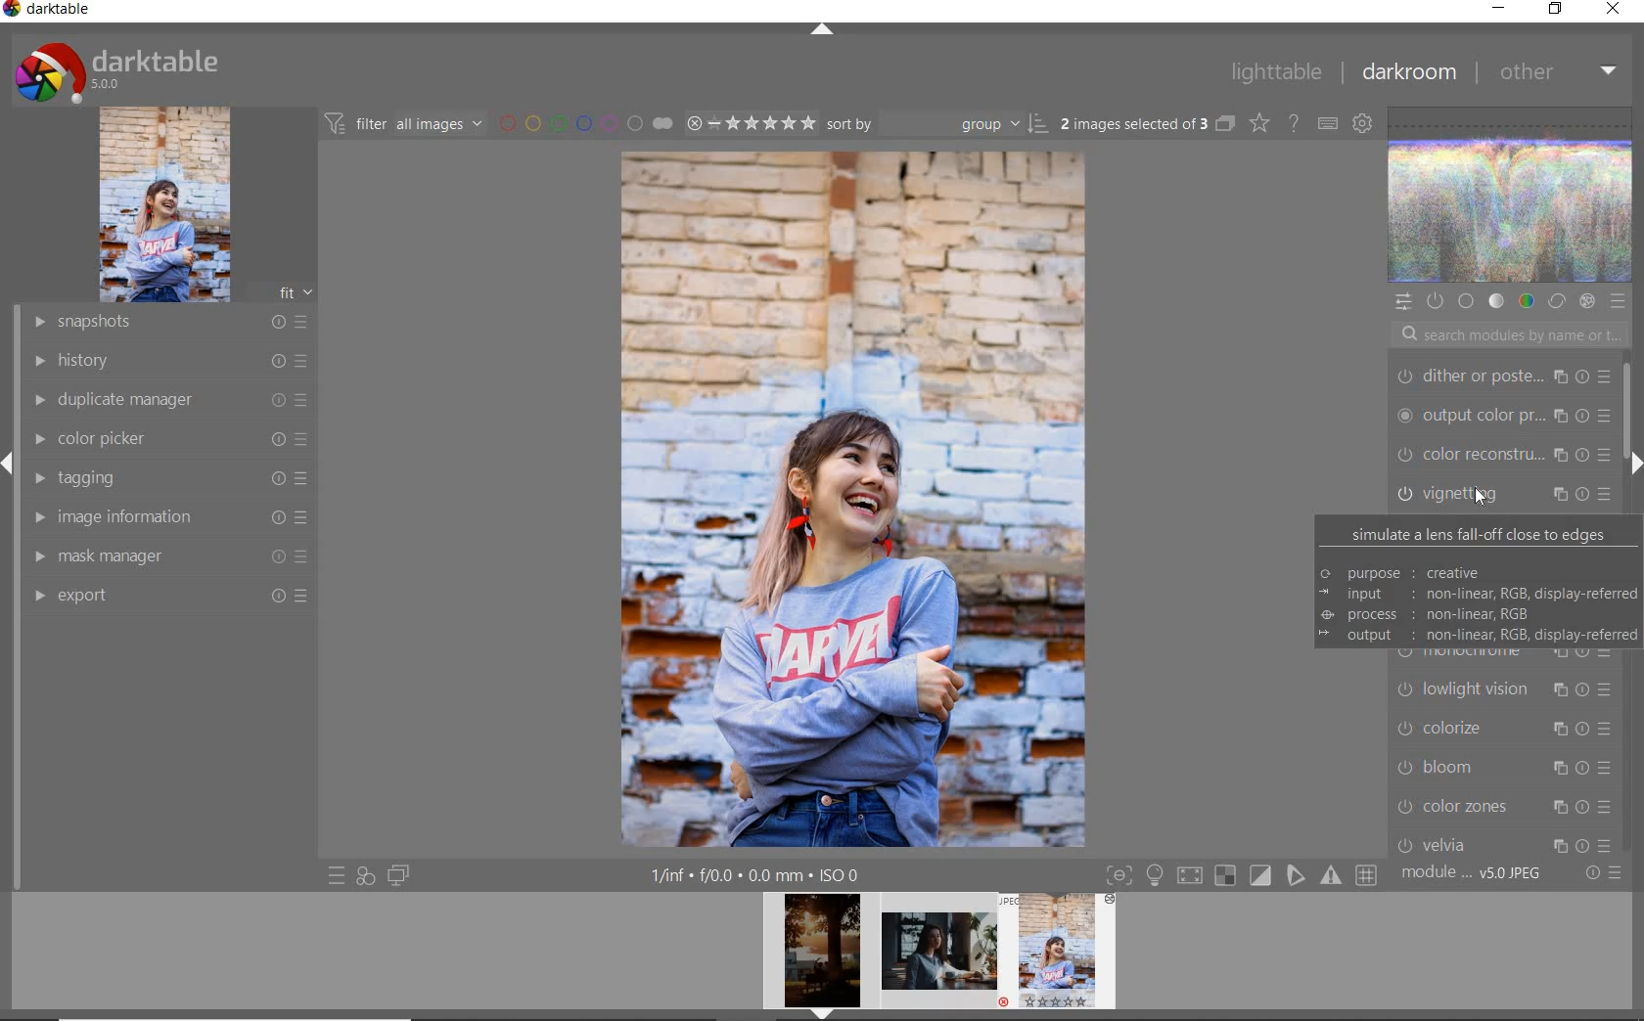 This screenshot has height=1021, width=1644. Describe the element at coordinates (854, 496) in the screenshot. I see `selected image` at that location.